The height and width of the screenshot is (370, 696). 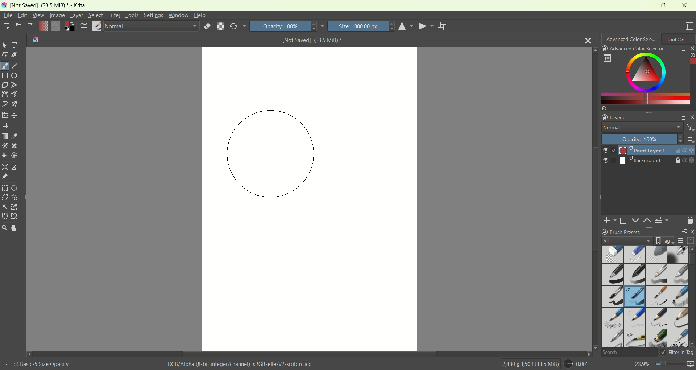 What do you see at coordinates (689, 150) in the screenshot?
I see `properties` at bounding box center [689, 150].